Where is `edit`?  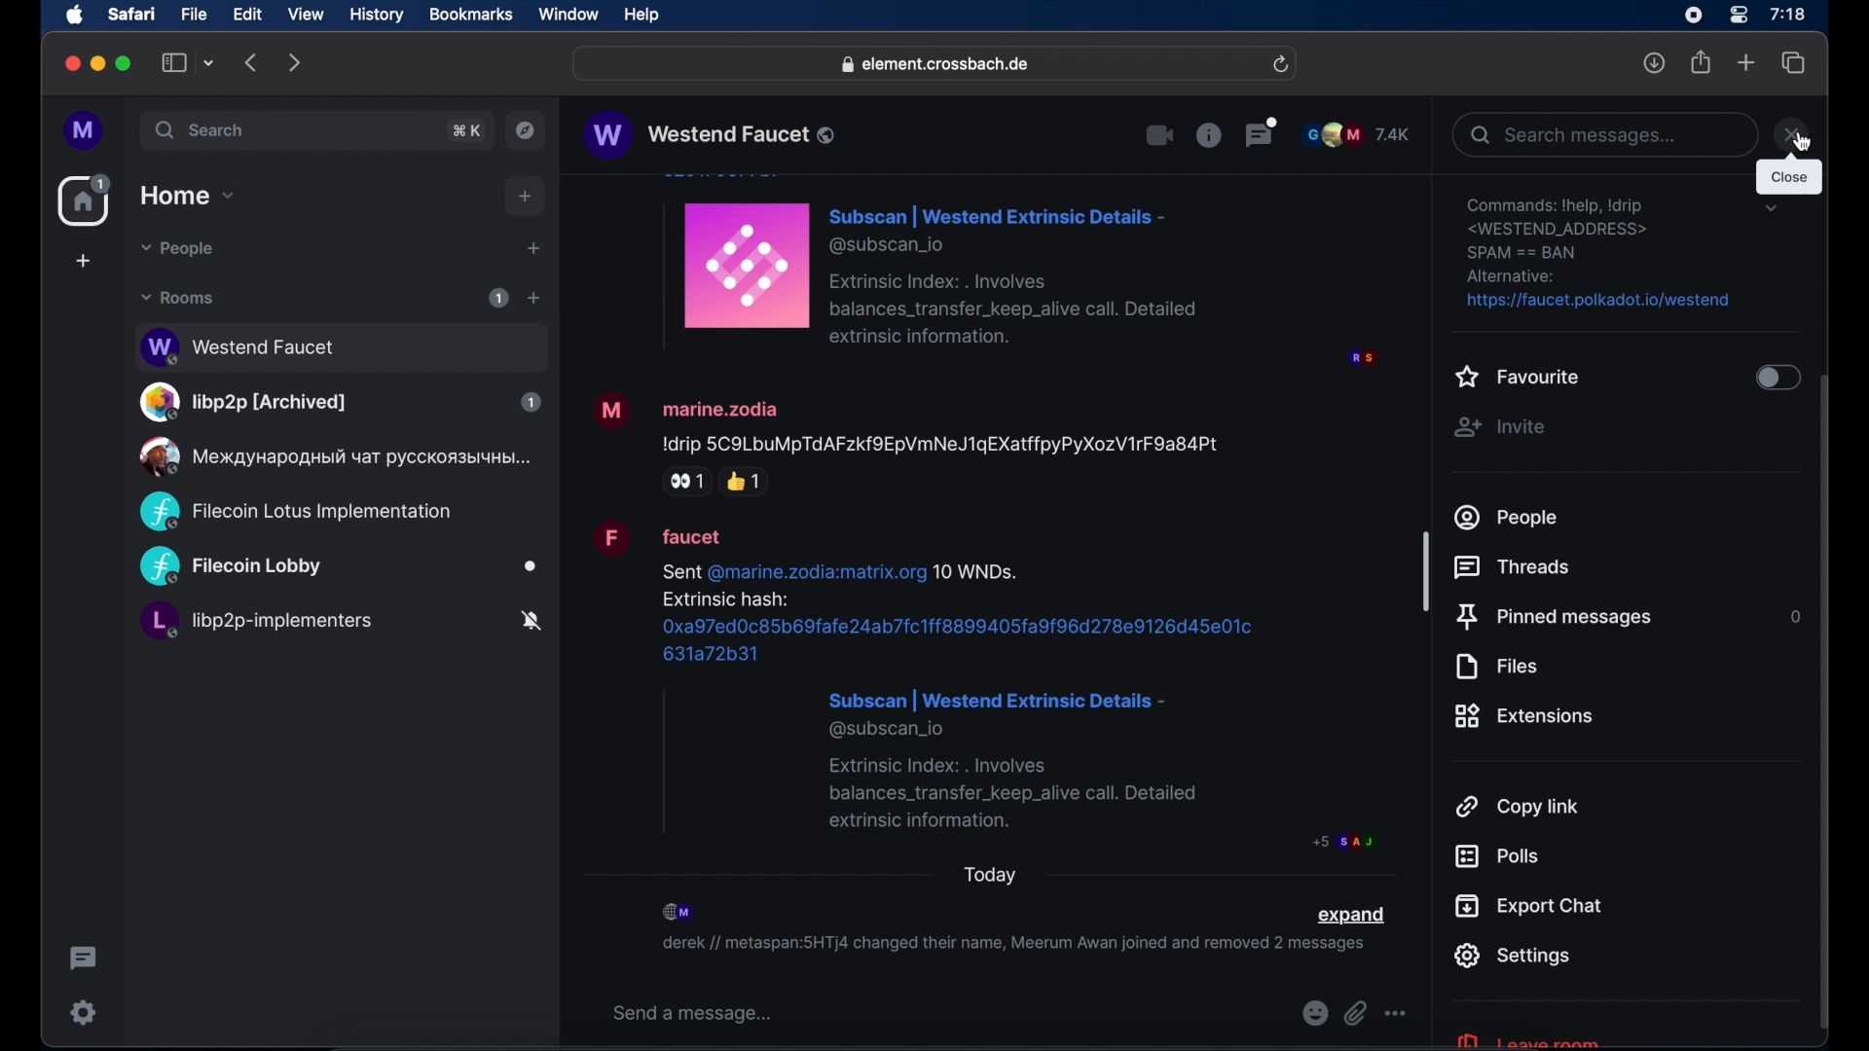
edit is located at coordinates (247, 14).